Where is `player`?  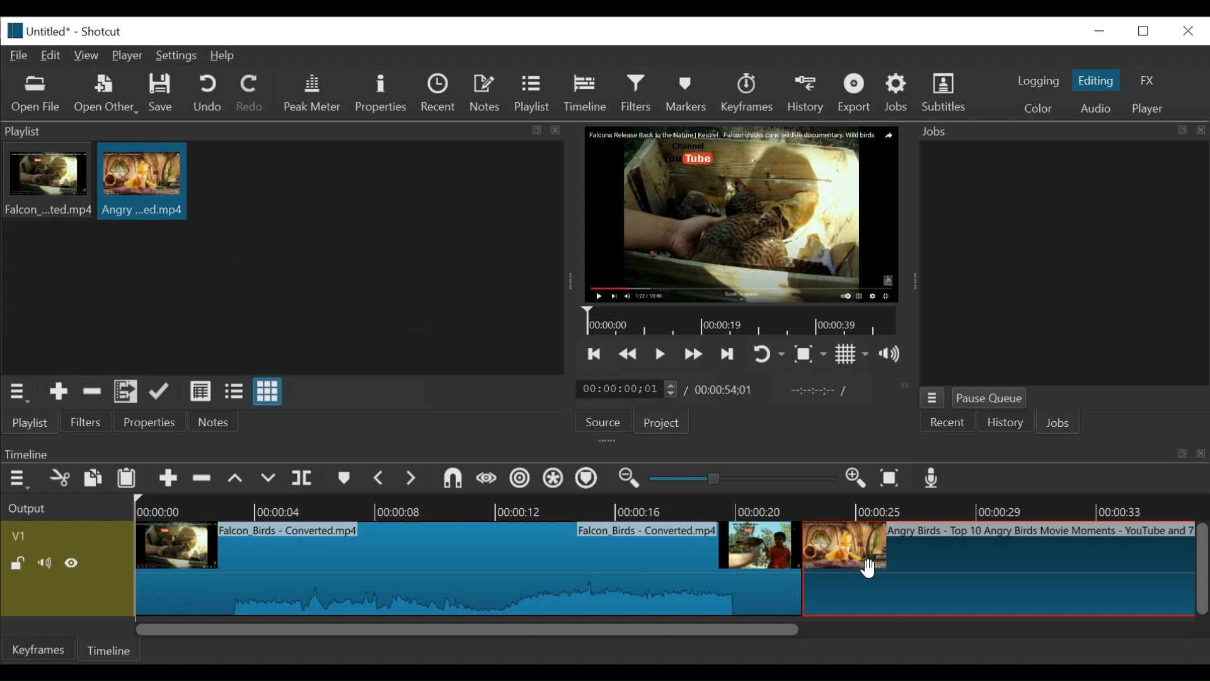 player is located at coordinates (1149, 109).